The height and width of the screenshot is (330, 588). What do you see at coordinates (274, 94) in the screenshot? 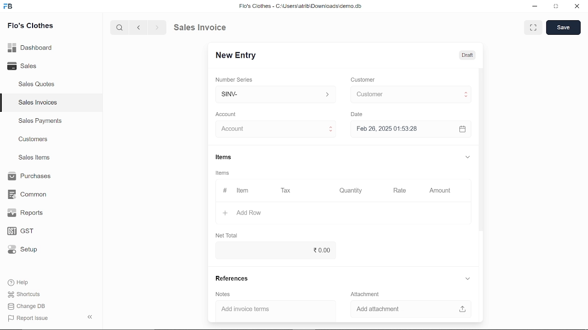
I see `SINV- ` at bounding box center [274, 94].